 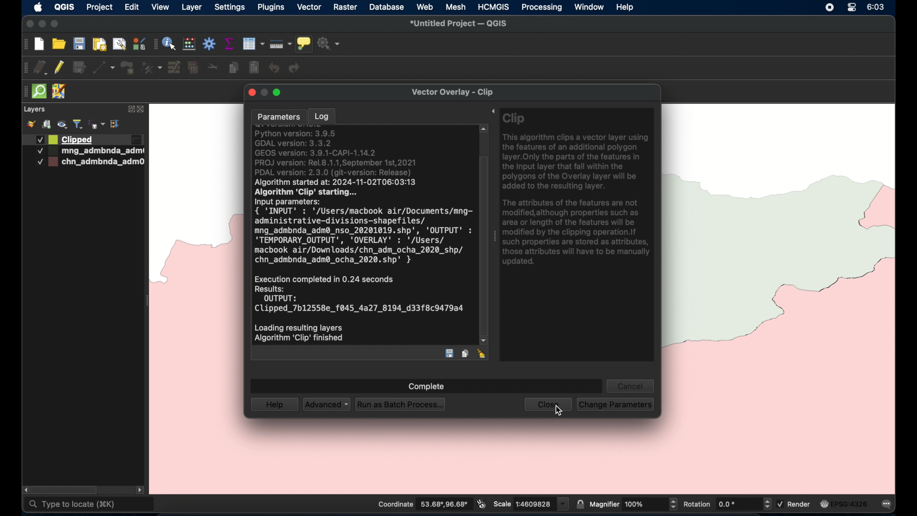 What do you see at coordinates (136, 140) in the screenshot?
I see `edited layer icon` at bounding box center [136, 140].